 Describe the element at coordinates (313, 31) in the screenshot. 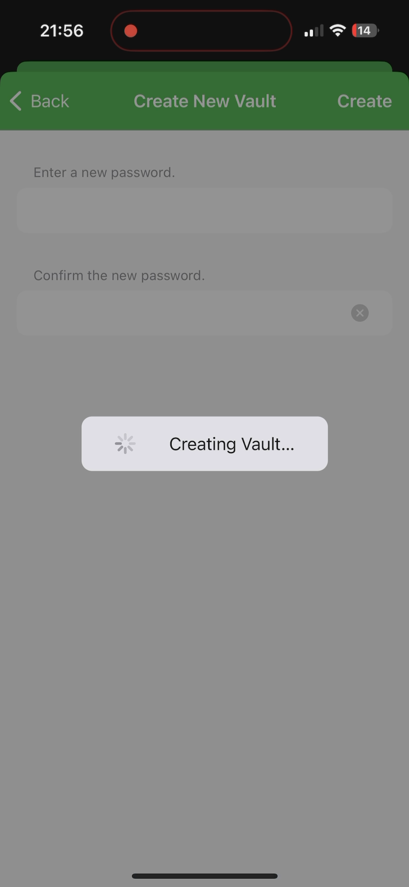

I see `signal` at that location.